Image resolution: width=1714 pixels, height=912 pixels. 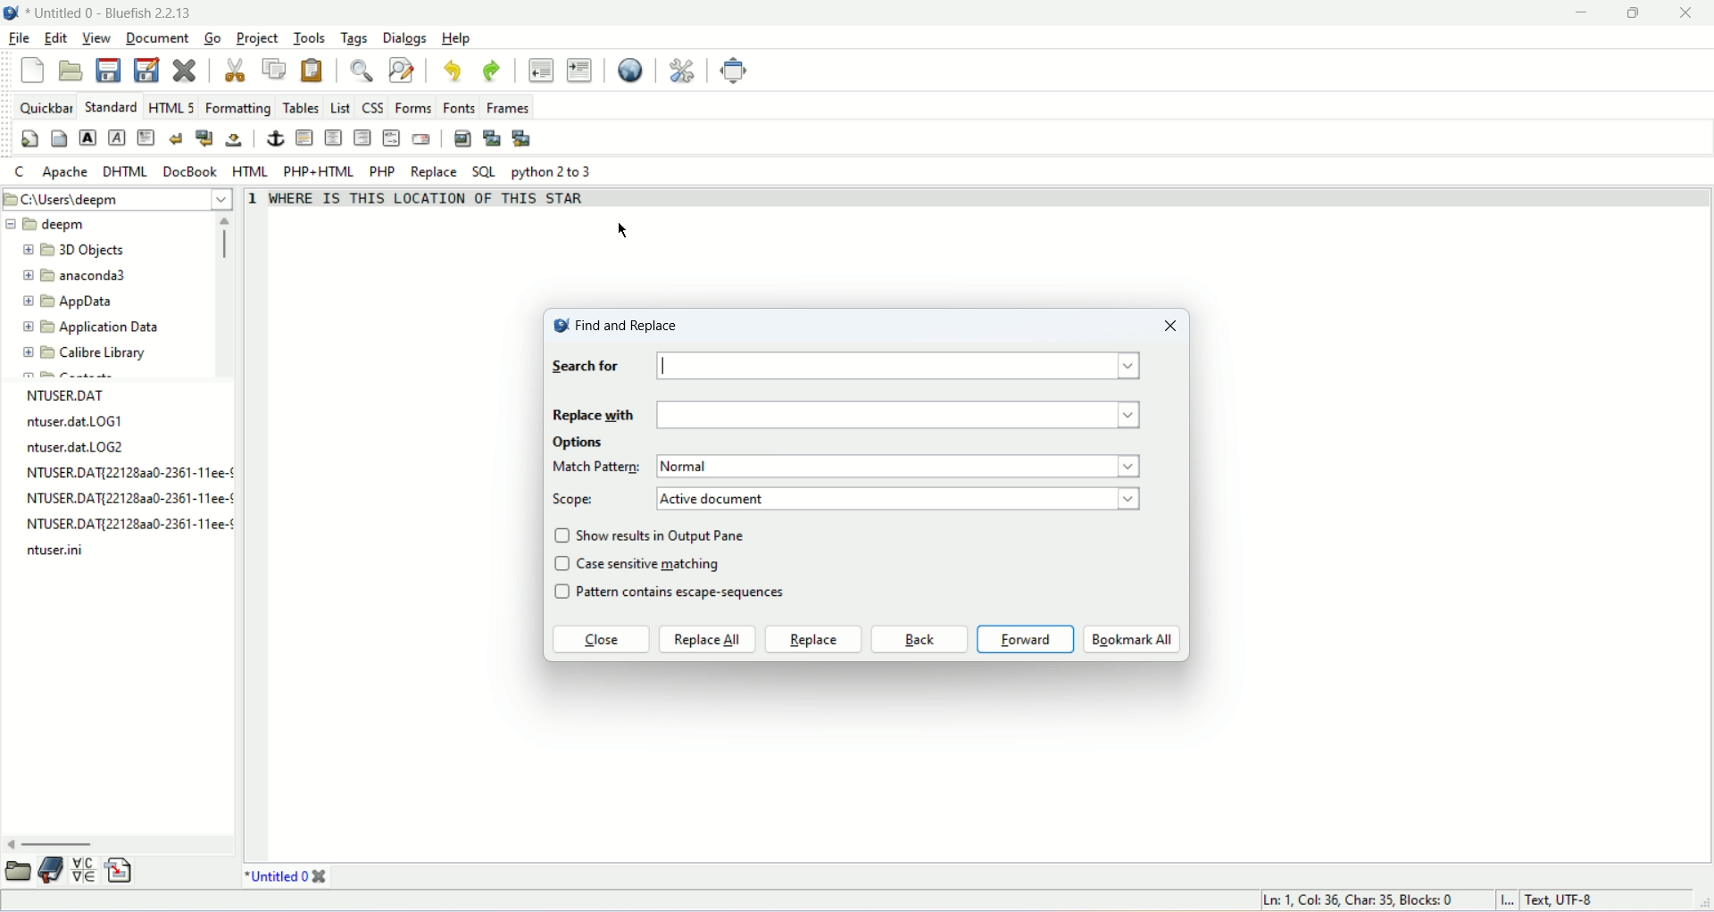 What do you see at coordinates (341, 107) in the screenshot?
I see `list` at bounding box center [341, 107].